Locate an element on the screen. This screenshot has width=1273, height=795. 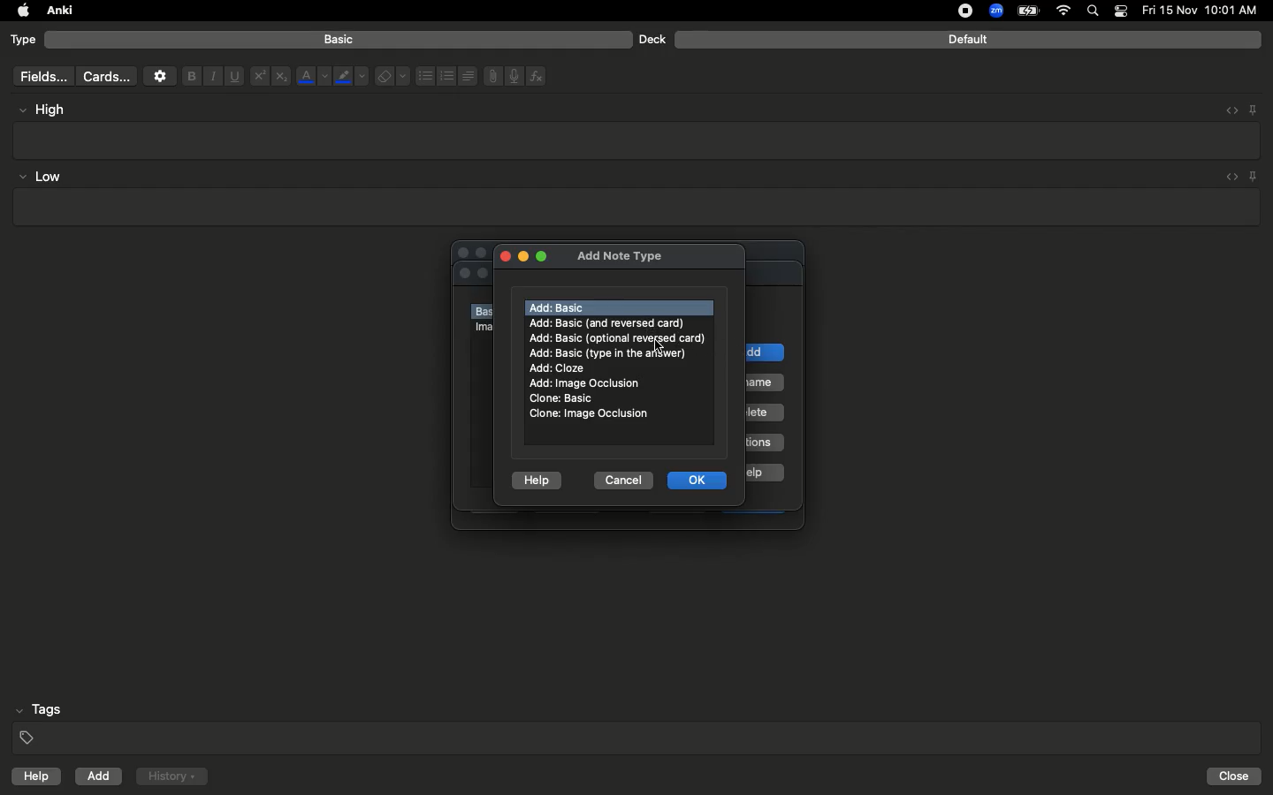
Zoom is located at coordinates (995, 11).